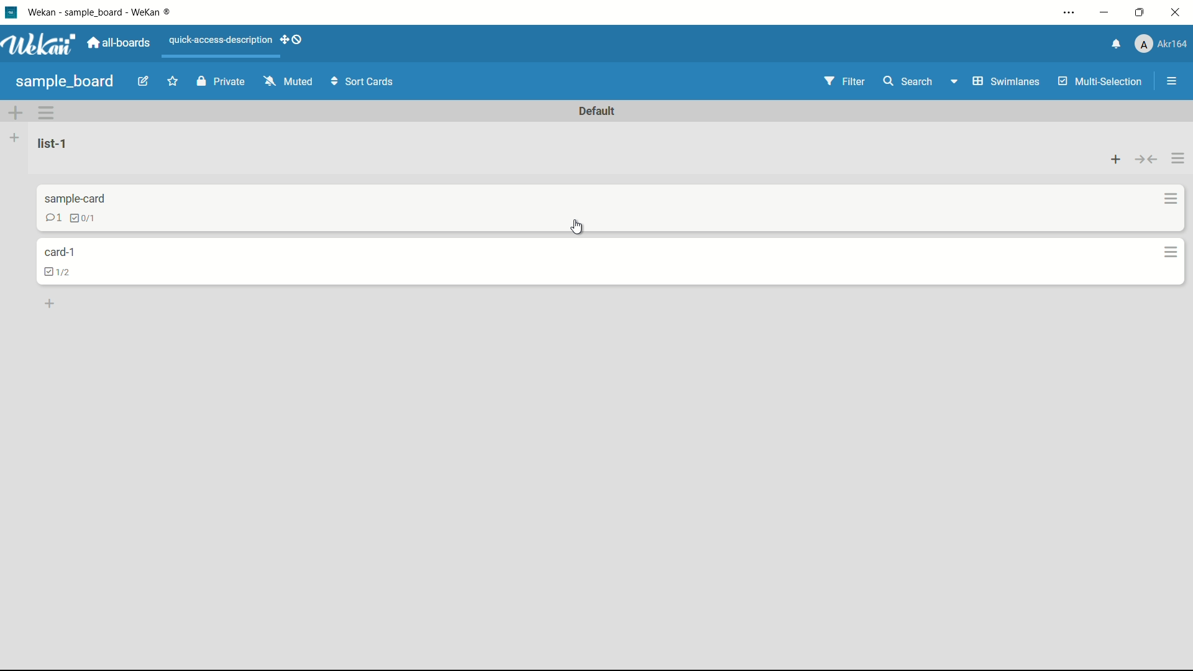 The image size is (1193, 671). What do you see at coordinates (75, 199) in the screenshot?
I see `card name` at bounding box center [75, 199].